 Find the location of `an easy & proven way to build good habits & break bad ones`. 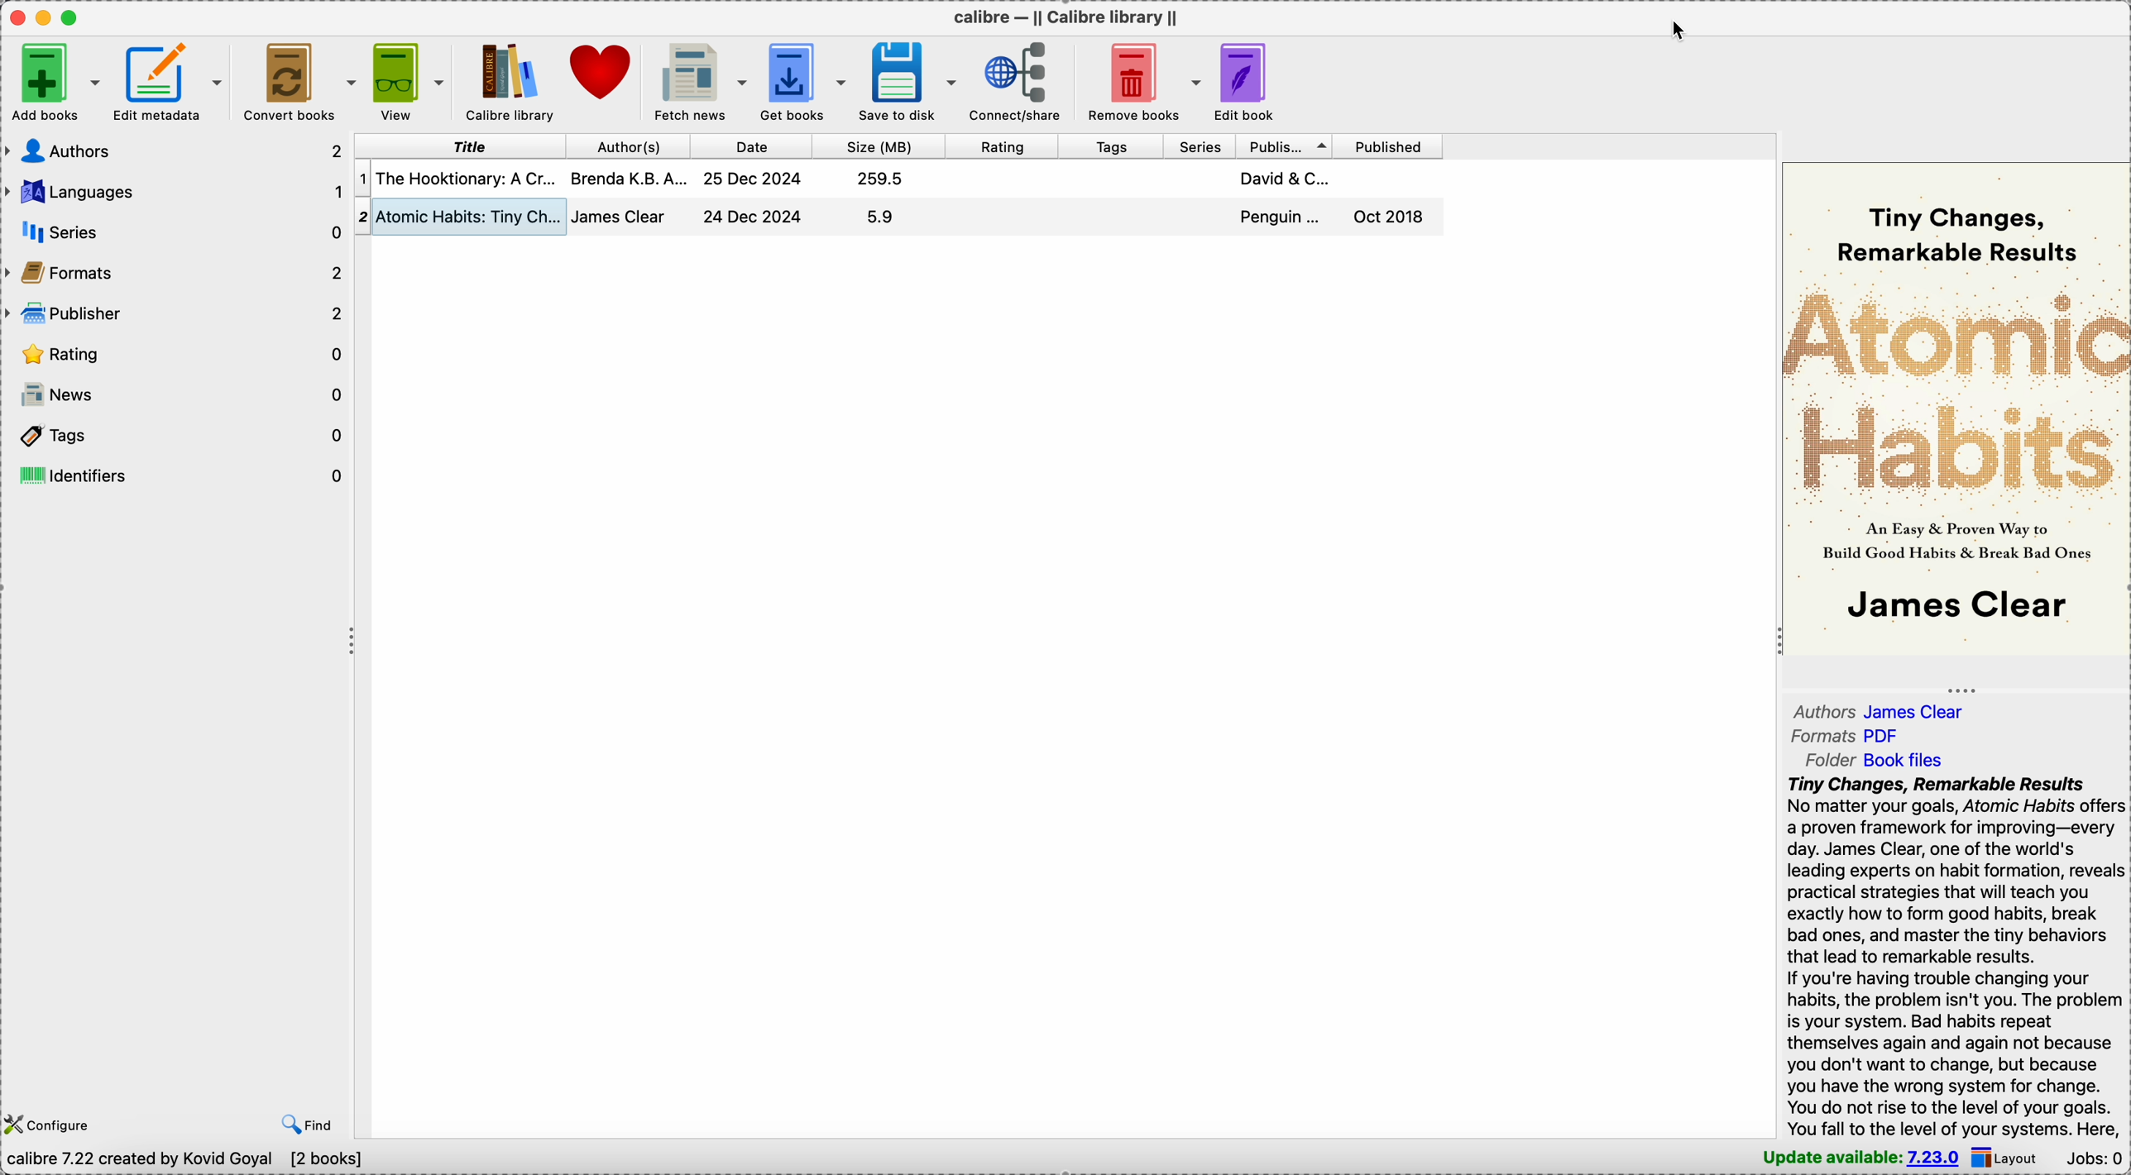

an easy & proven way to build good habits & break bad ones is located at coordinates (1958, 542).